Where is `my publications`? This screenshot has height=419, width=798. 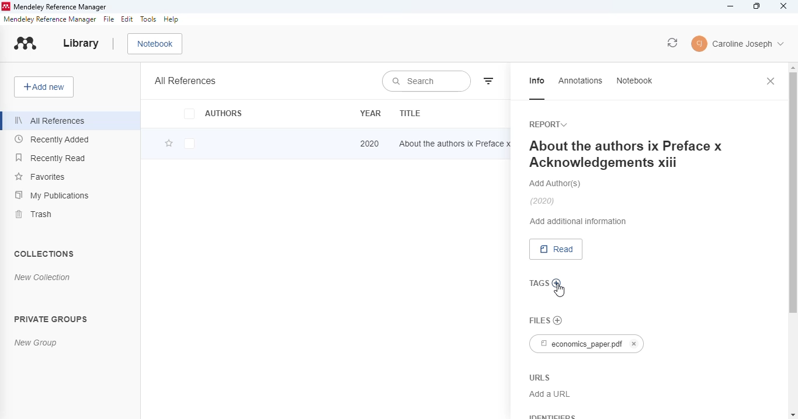
my publications is located at coordinates (51, 194).